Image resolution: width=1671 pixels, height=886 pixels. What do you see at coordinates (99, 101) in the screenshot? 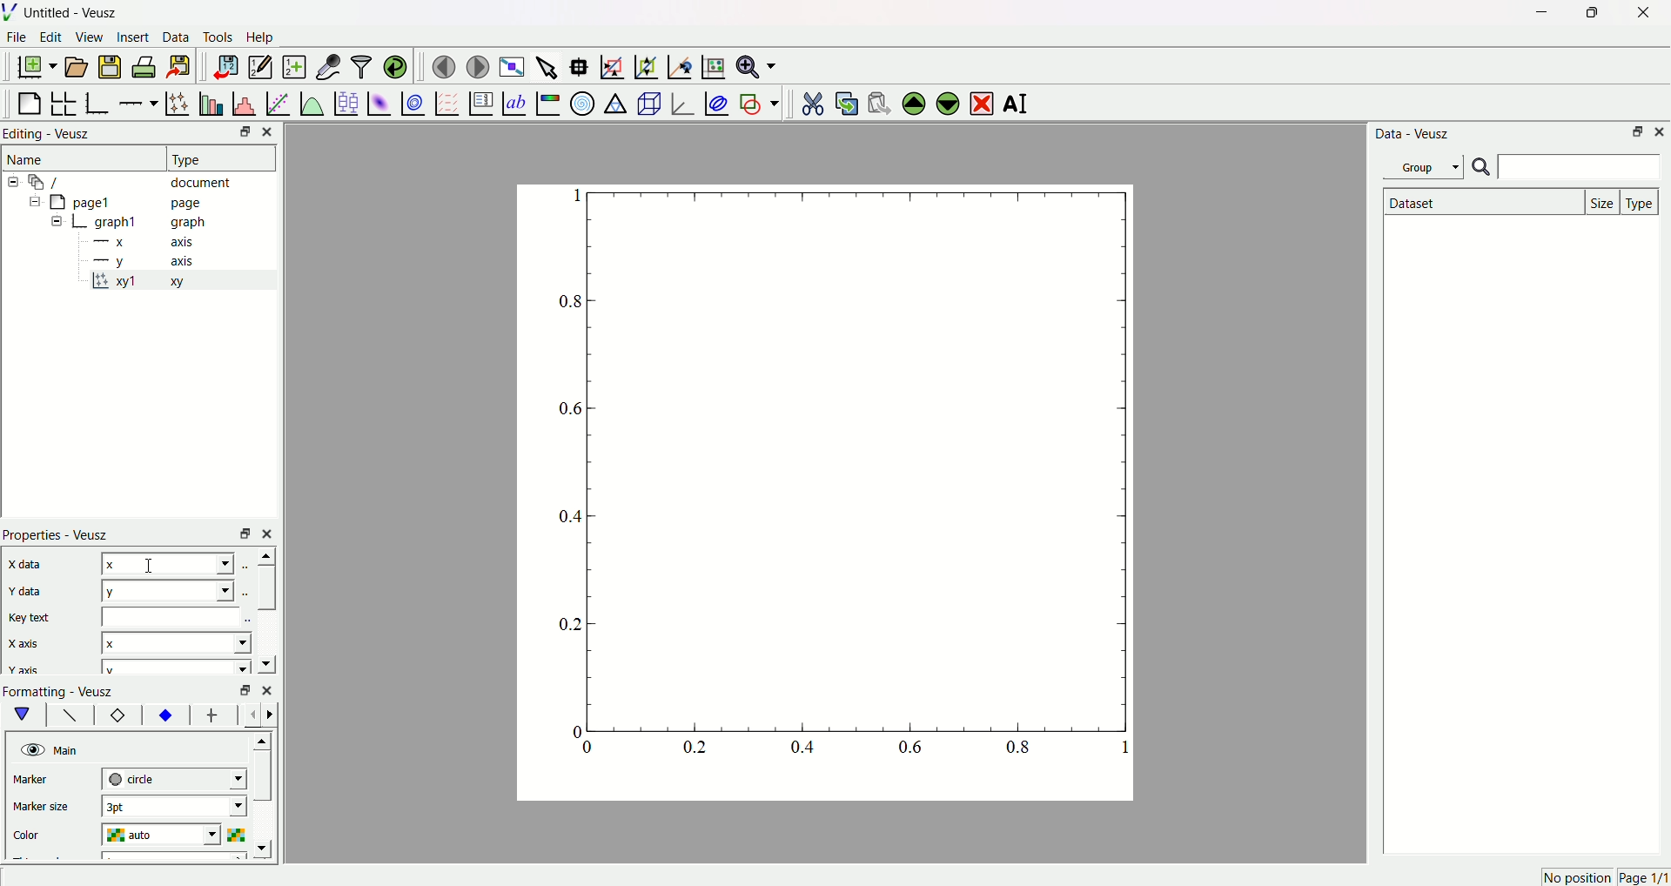
I see `base graphs` at bounding box center [99, 101].